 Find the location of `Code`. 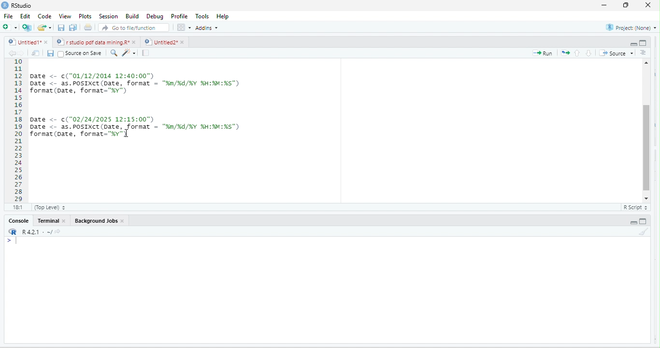

Code is located at coordinates (44, 17).